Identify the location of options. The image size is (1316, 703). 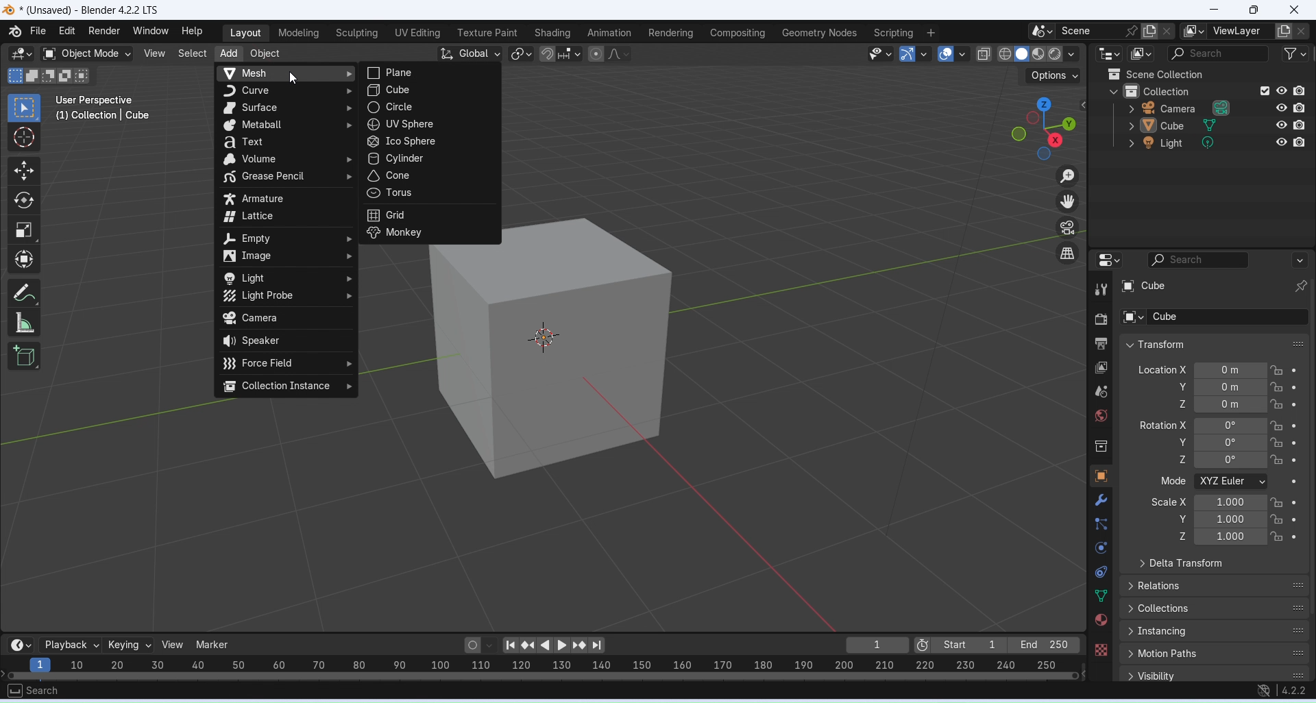
(1042, 32).